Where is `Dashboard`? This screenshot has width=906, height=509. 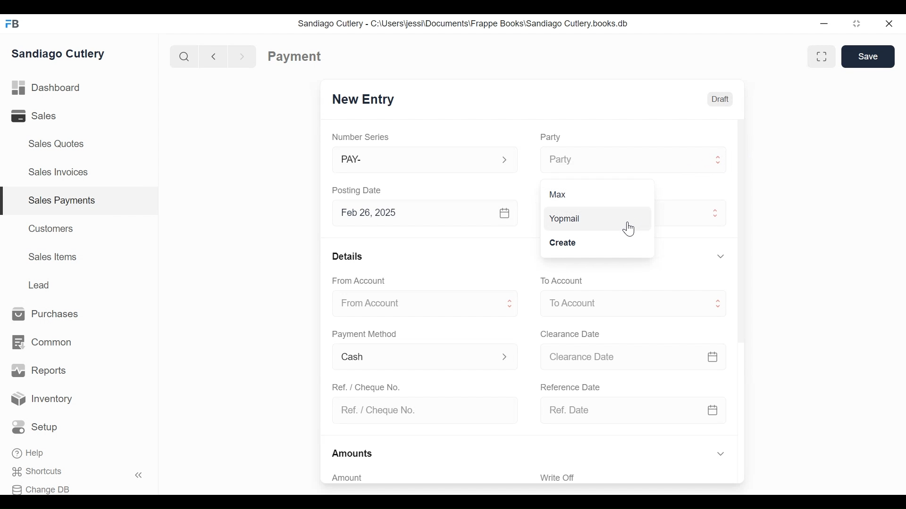
Dashboard is located at coordinates (46, 88).